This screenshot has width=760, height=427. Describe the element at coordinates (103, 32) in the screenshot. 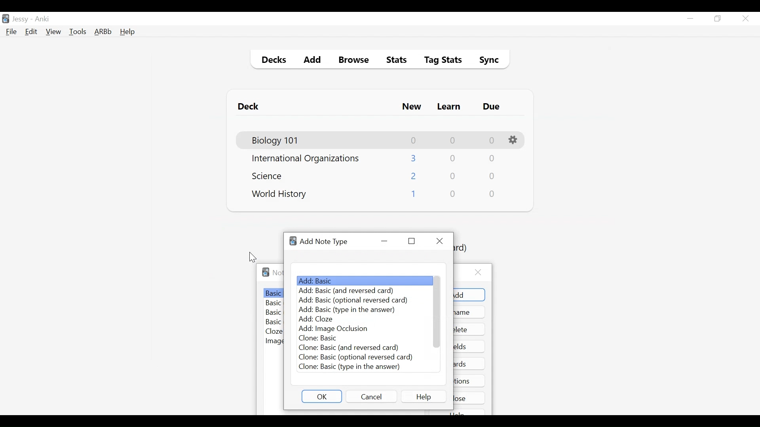

I see `Advanced Review Button bar` at that location.